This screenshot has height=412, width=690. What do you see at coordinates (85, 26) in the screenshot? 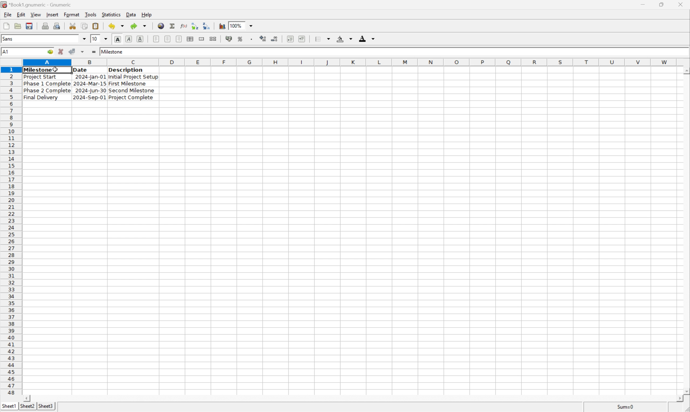
I see `copy from selection` at bounding box center [85, 26].